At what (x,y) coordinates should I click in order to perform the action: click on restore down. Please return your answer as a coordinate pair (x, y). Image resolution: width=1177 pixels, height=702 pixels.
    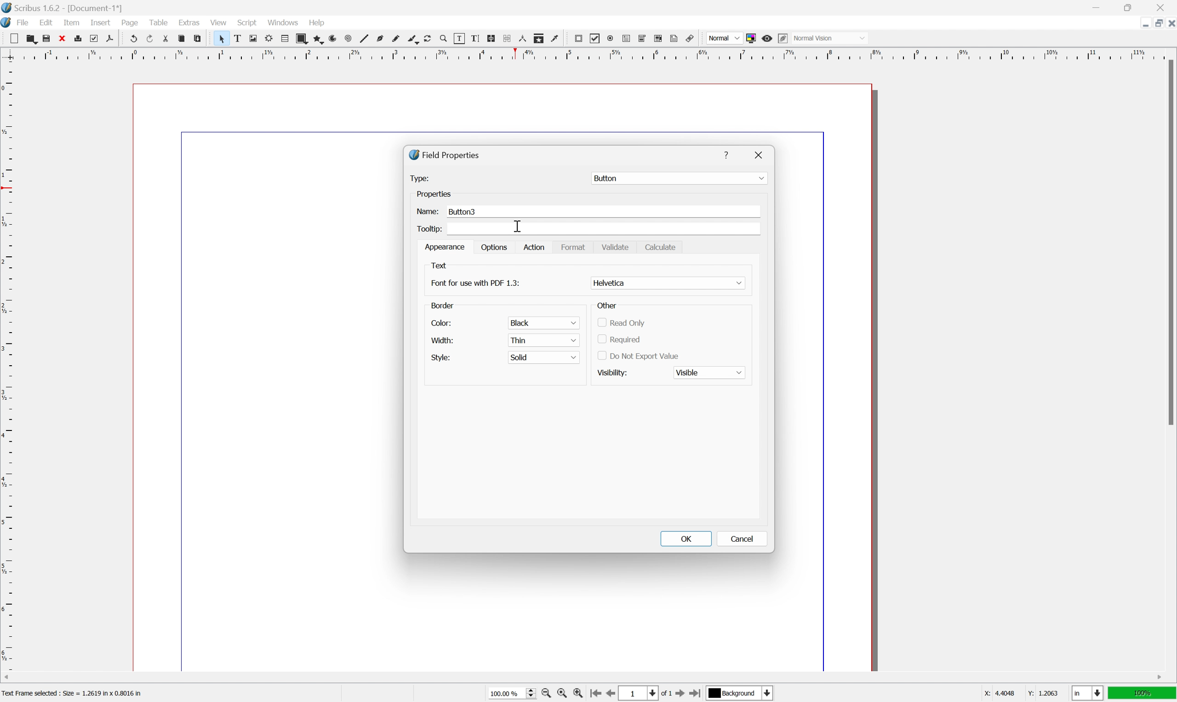
    Looking at the image, I should click on (1156, 23).